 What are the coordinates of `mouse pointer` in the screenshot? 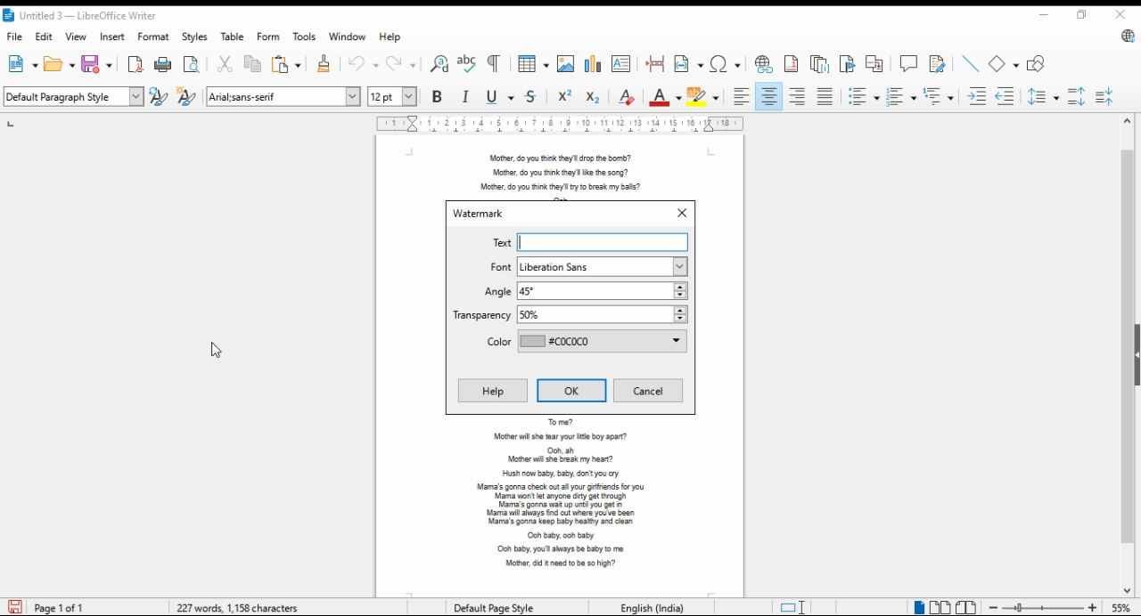 It's located at (214, 351).